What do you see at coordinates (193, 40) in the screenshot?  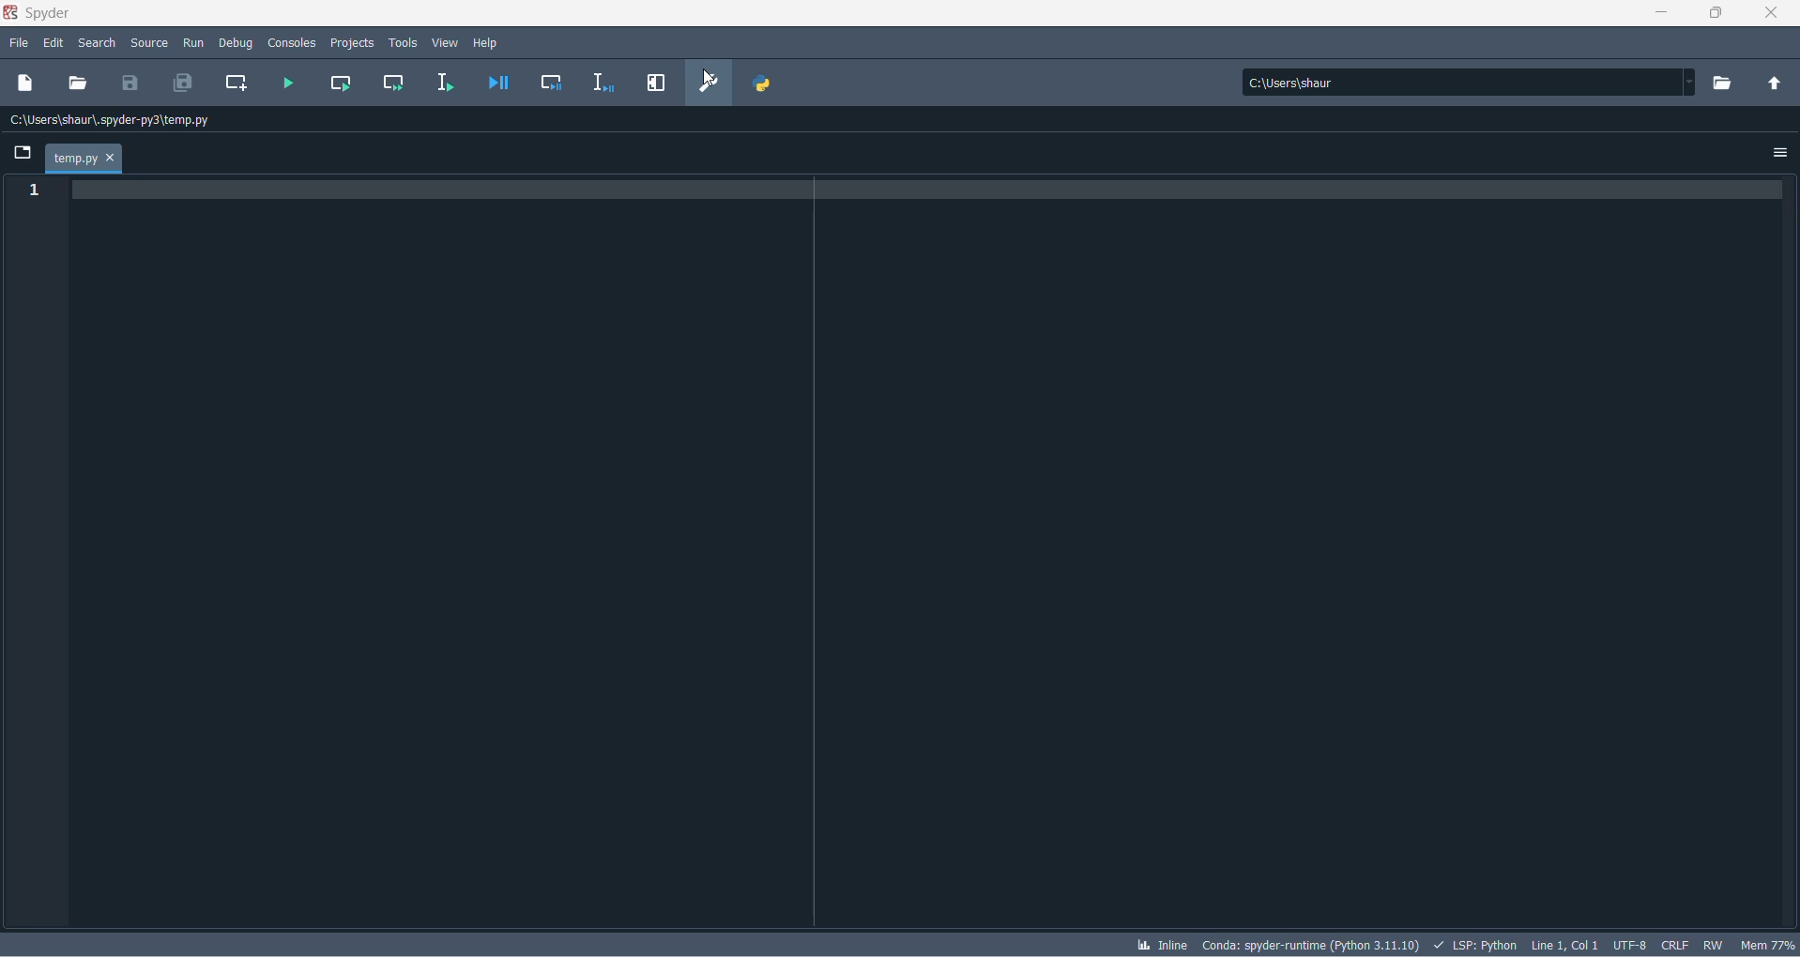 I see `run` at bounding box center [193, 40].